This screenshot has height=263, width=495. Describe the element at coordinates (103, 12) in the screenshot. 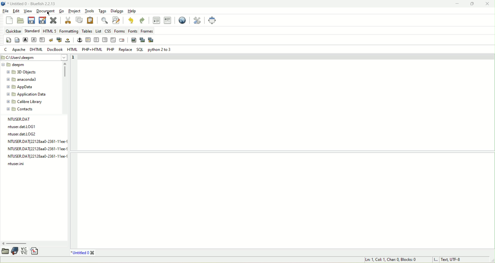

I see `tags` at that location.